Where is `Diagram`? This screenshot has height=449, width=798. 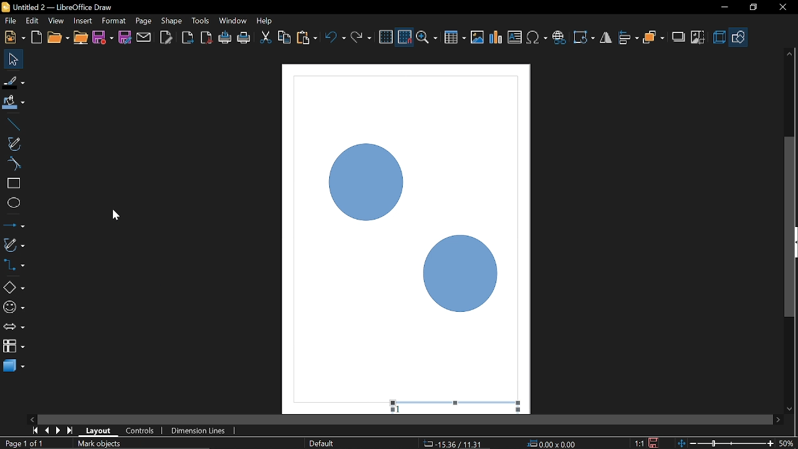
Diagram is located at coordinates (496, 37).